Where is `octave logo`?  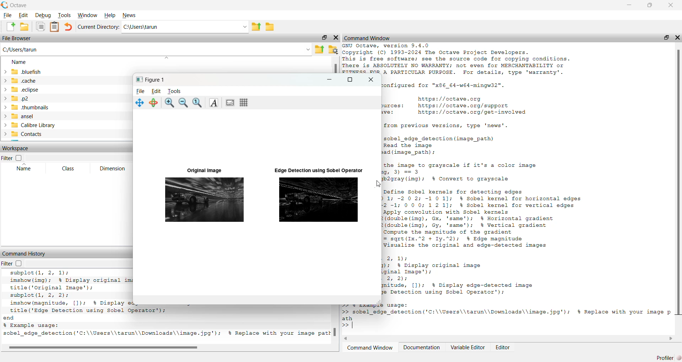
octave logo is located at coordinates (4, 5).